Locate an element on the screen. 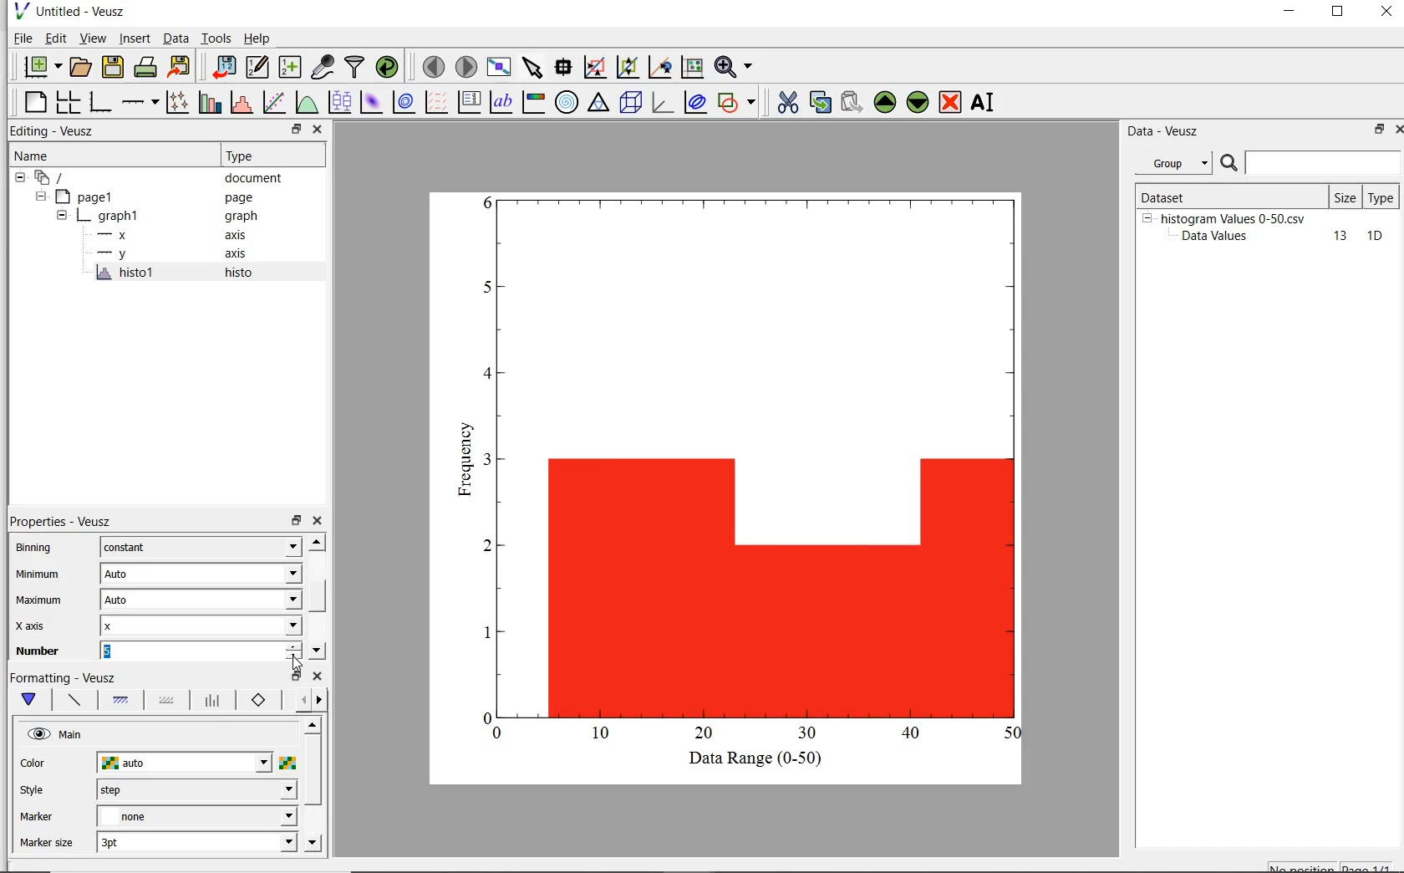  step is located at coordinates (196, 789).